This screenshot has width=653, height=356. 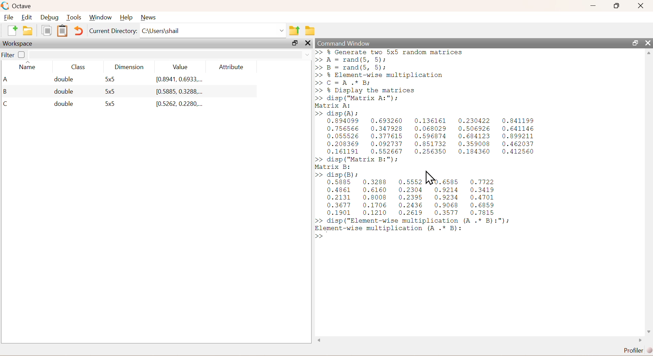 I want to click on Down, so click(x=649, y=328).